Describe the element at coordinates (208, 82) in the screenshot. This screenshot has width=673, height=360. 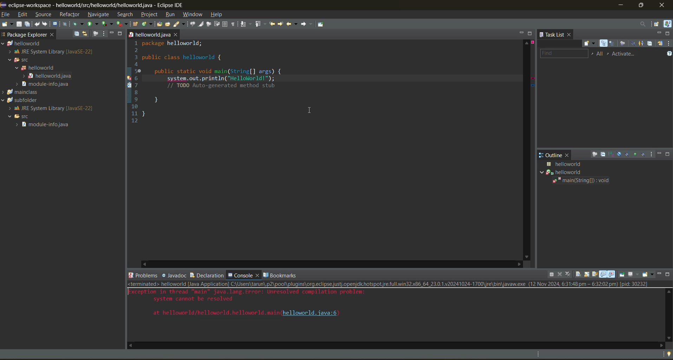
I see `1 package helloworld;

2

3 public class helloworld {

4

Se public static void main(String[] args) {
6 system. out.println(“Helloliorld!");
7 // TODO Auto-generated method stub
8

9 1

10

1 }

12` at that location.